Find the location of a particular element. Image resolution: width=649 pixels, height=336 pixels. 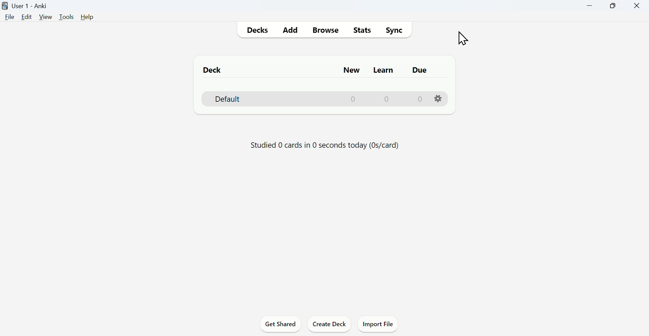

Maximize is located at coordinates (612, 6).